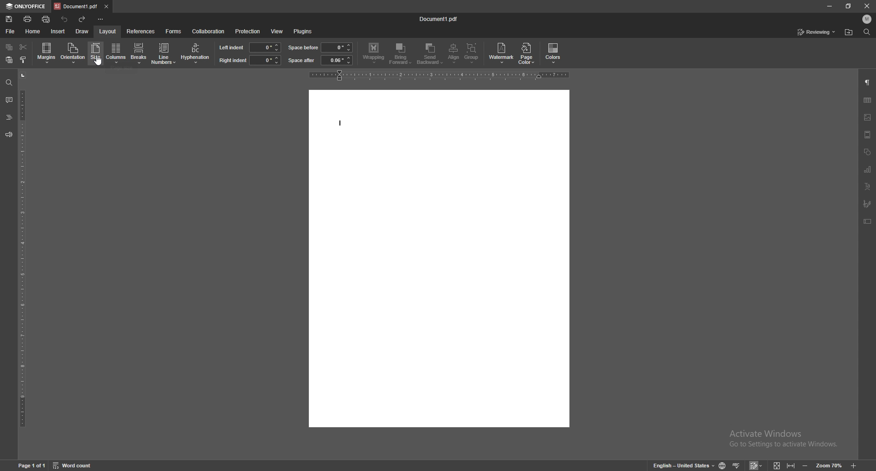 This screenshot has height=471, width=876. Describe the element at coordinates (681, 466) in the screenshot. I see `English - United states` at that location.